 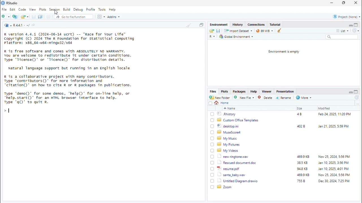 I want to click on Checkbox, so click(x=212, y=175).